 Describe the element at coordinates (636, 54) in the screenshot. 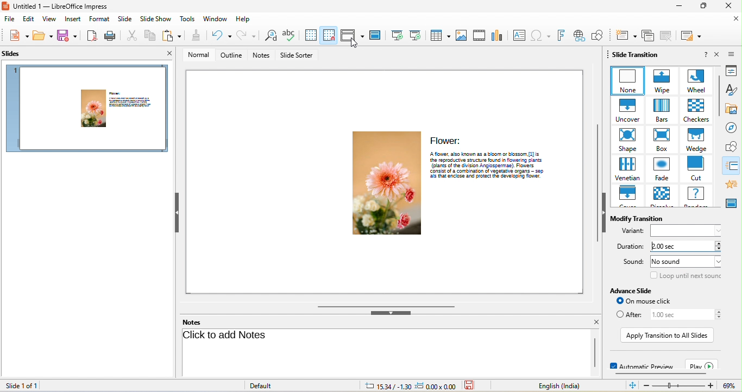

I see `slide transition` at that location.